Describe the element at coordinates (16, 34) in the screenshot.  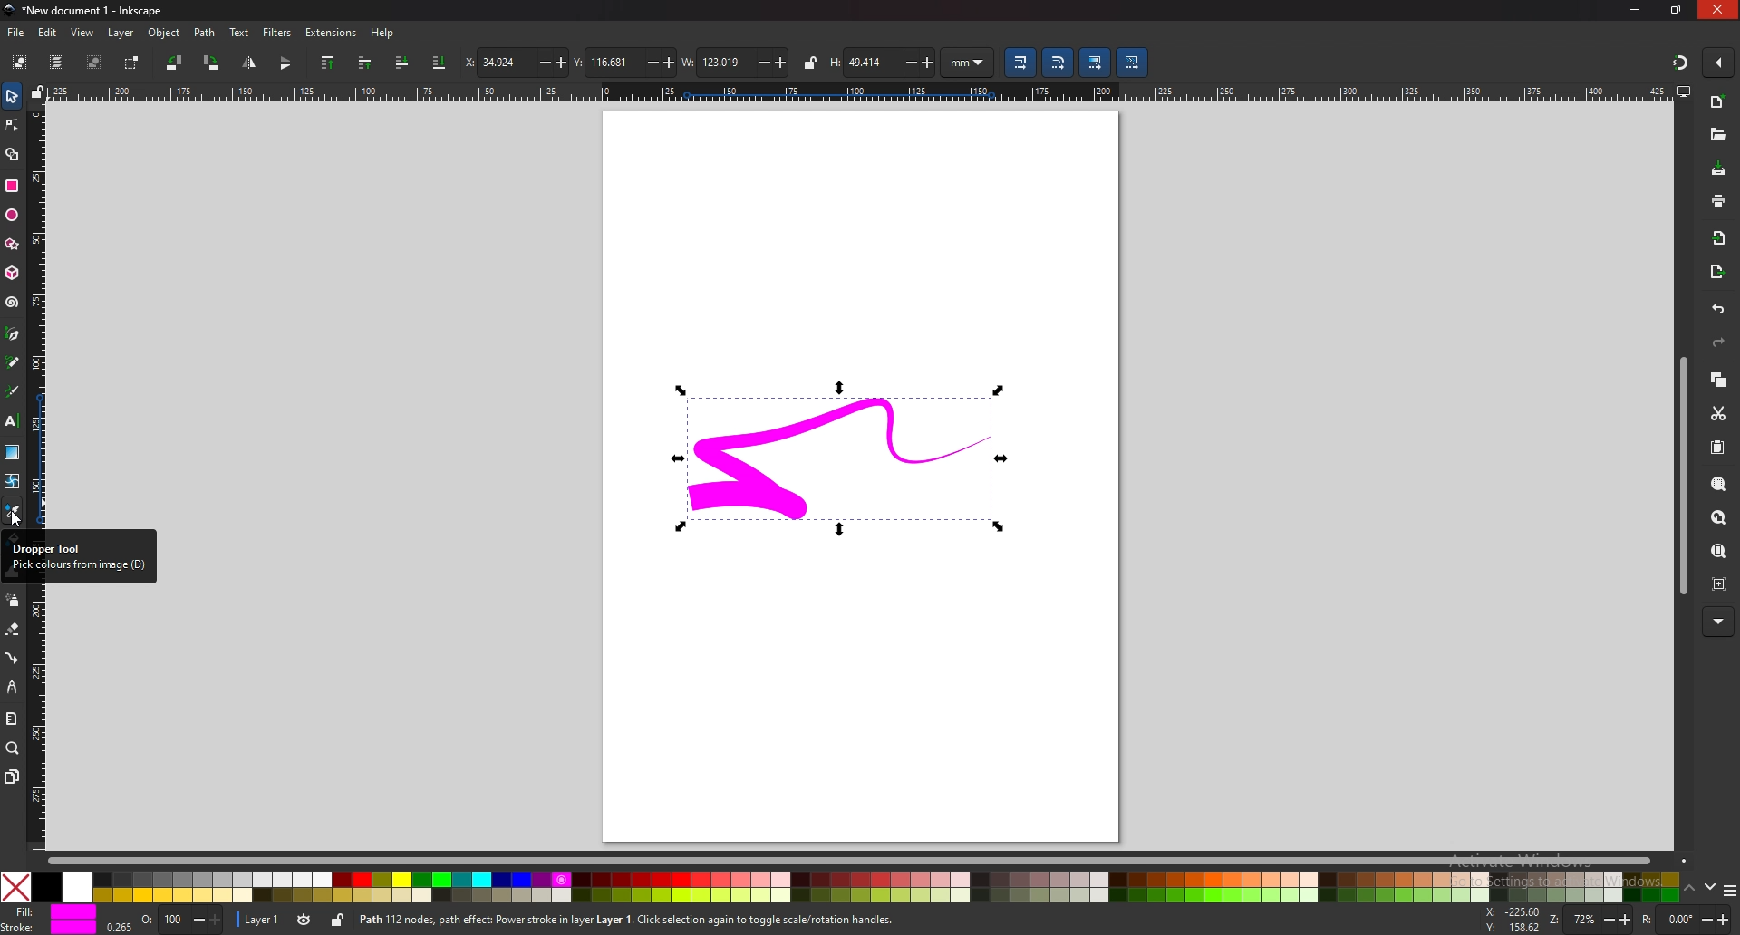
I see `file` at that location.